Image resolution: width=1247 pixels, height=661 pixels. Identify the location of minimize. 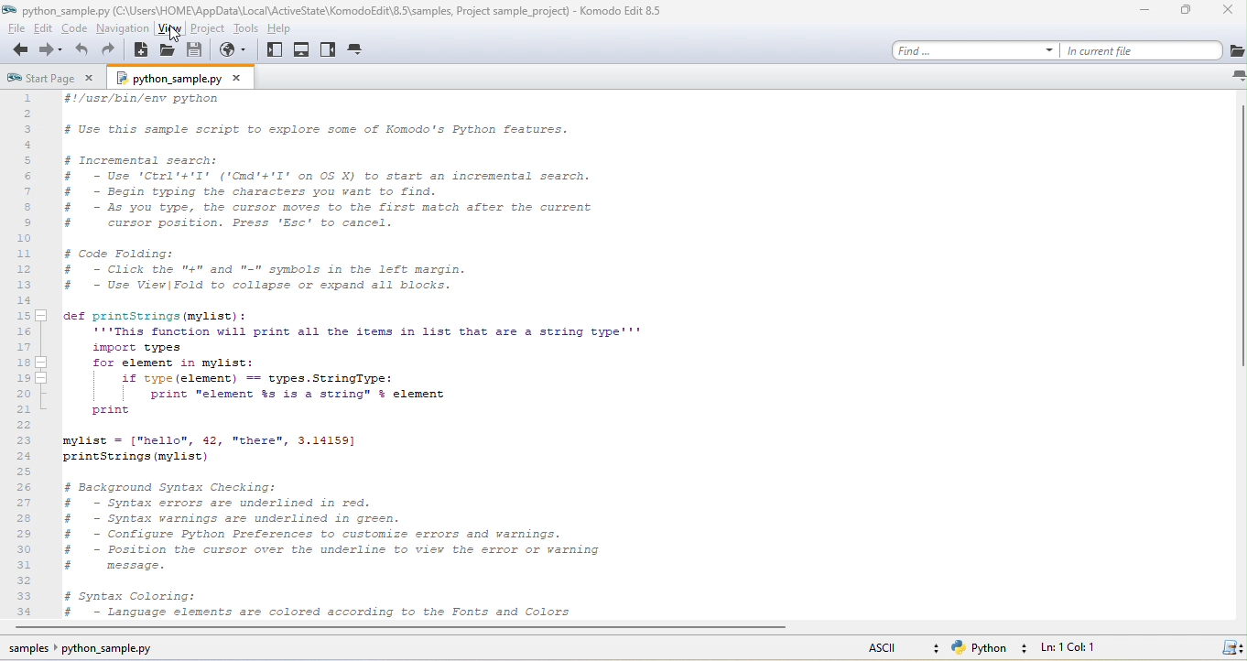
(1143, 11).